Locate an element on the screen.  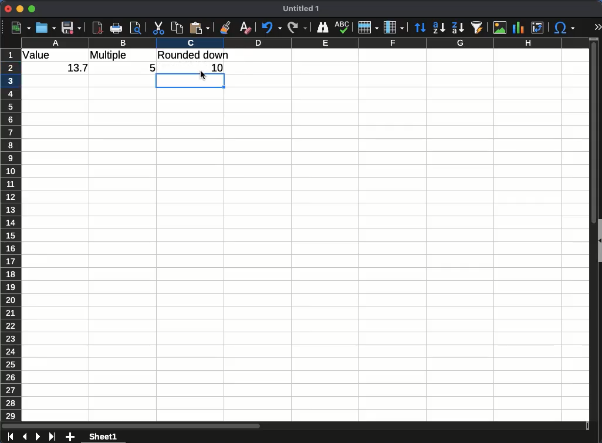
first sheet is located at coordinates (11, 437).